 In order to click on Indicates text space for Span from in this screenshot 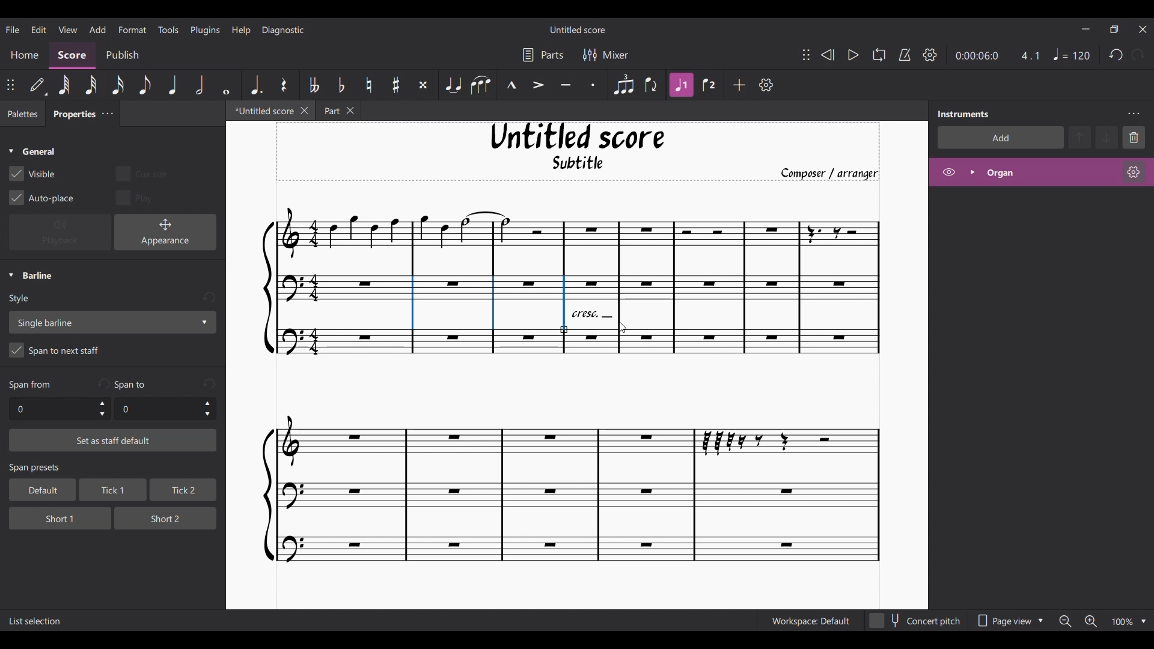, I will do `click(30, 385)`.